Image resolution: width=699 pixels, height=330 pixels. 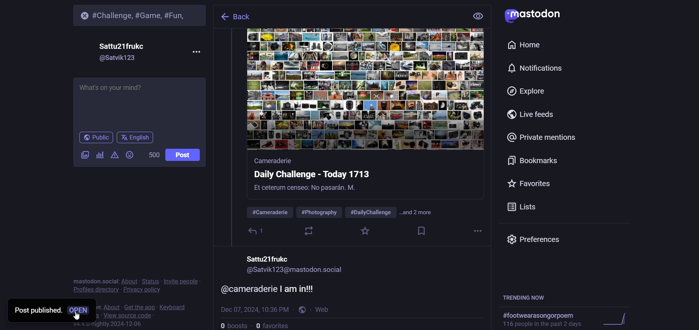 What do you see at coordinates (362, 91) in the screenshot?
I see `post image` at bounding box center [362, 91].